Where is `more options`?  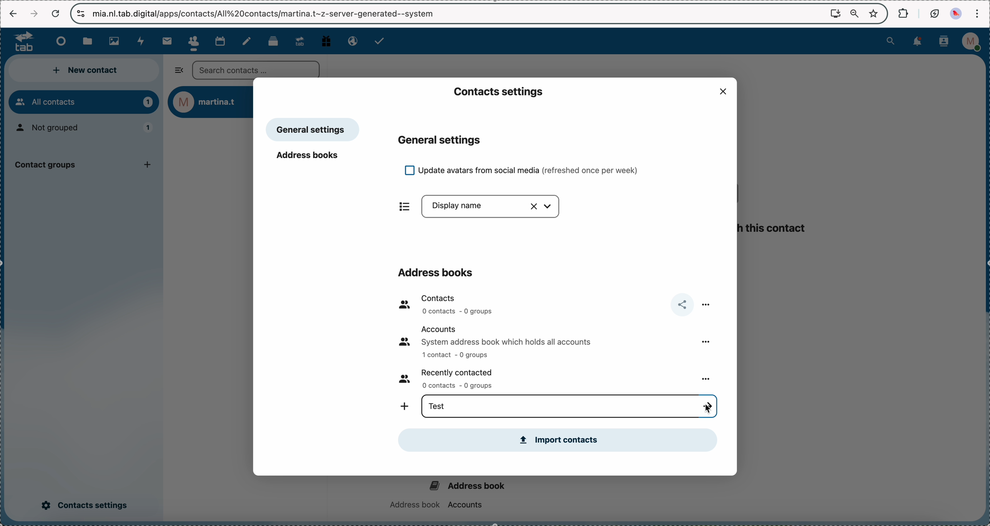 more options is located at coordinates (704, 341).